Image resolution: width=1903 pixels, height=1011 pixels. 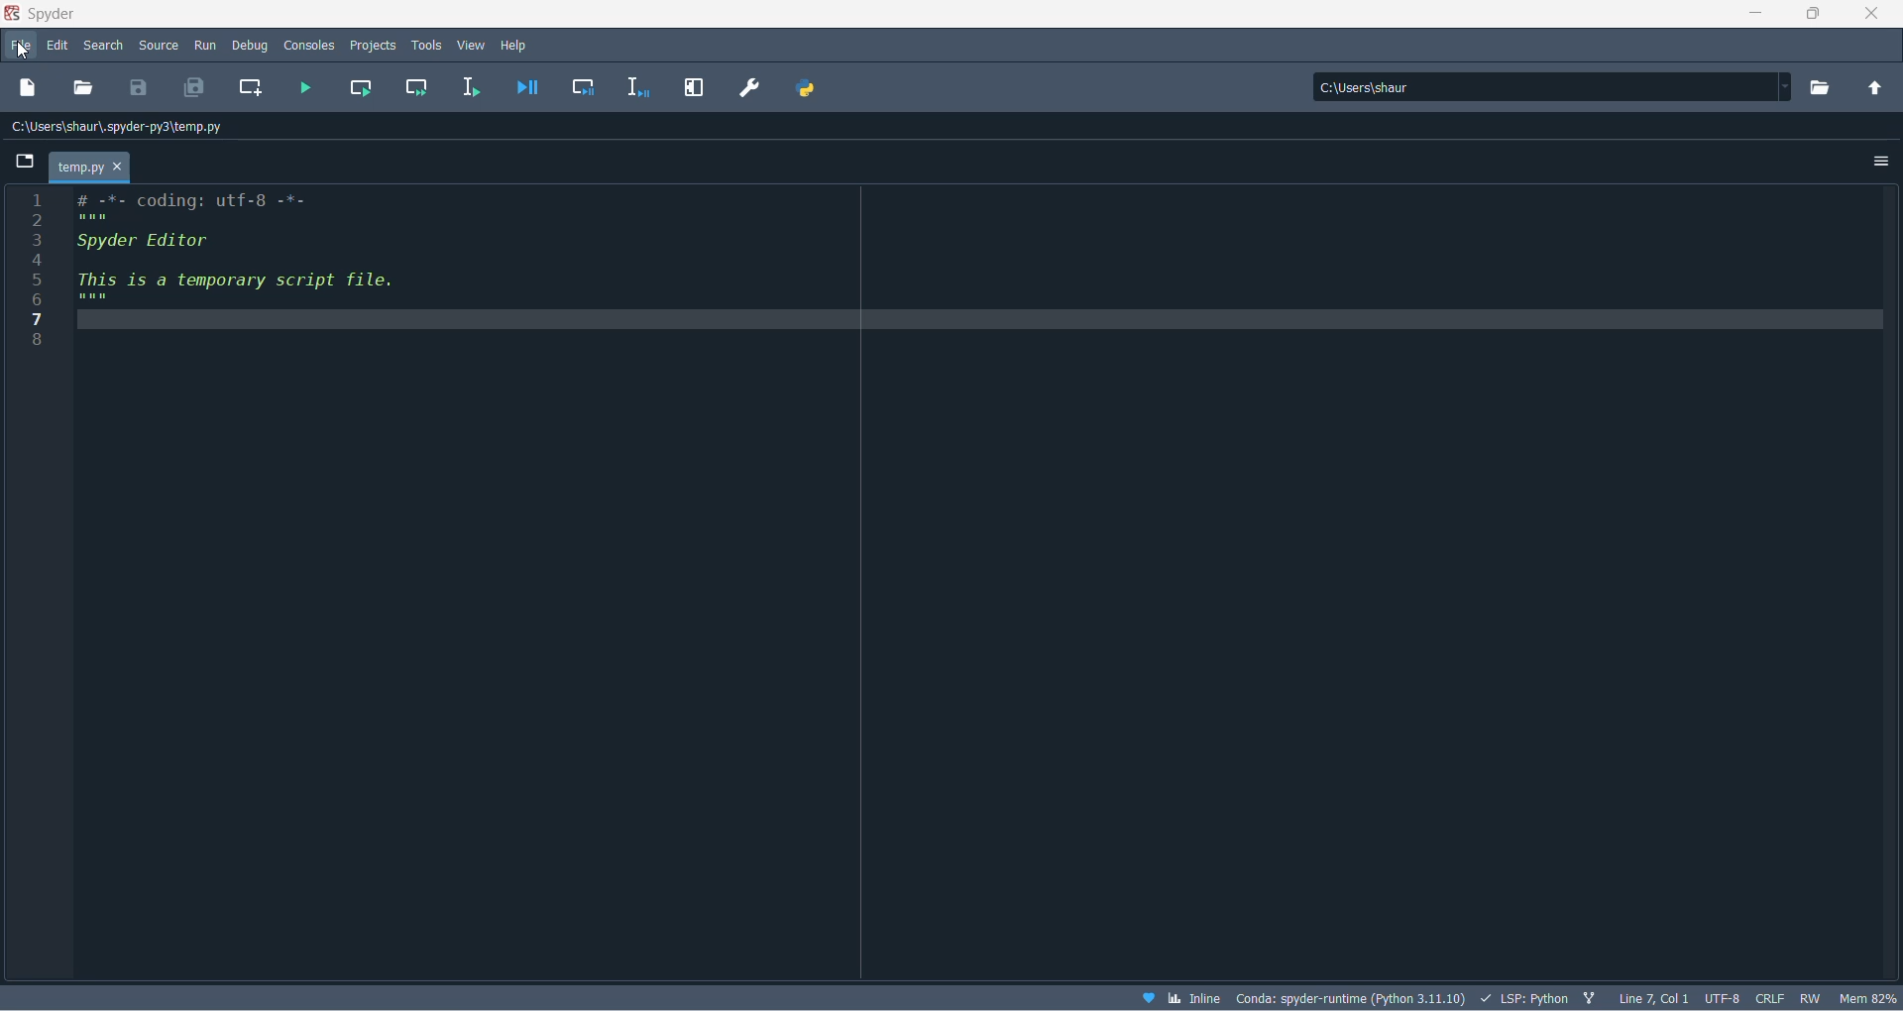 I want to click on git branch, so click(x=1593, y=995).